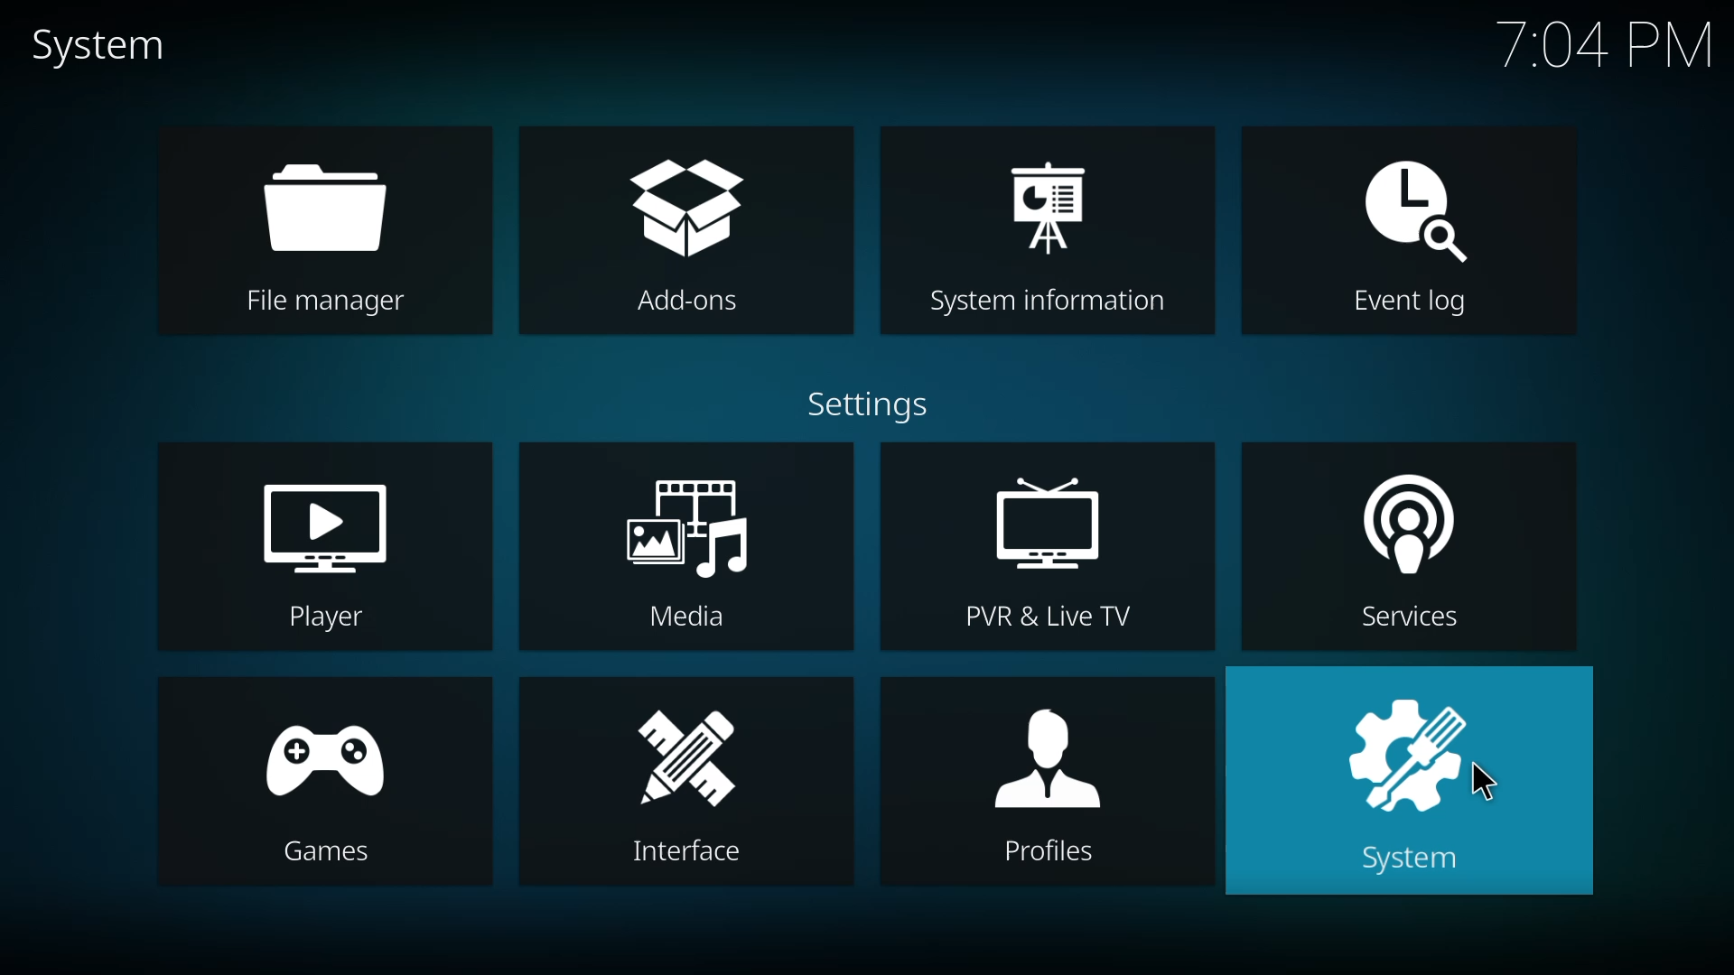  Describe the element at coordinates (1422, 228) in the screenshot. I see `event log` at that location.